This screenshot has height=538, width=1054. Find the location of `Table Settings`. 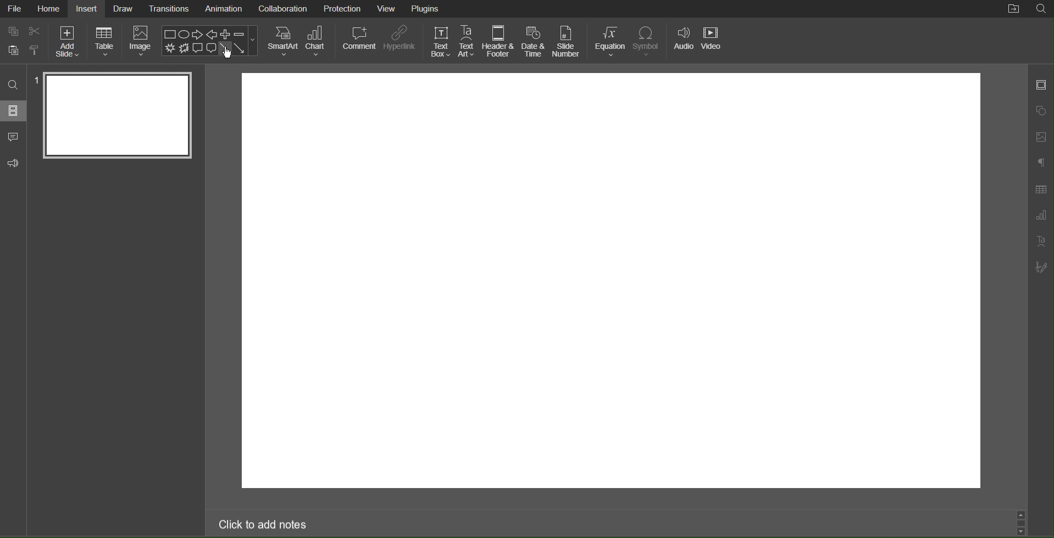

Table Settings is located at coordinates (1041, 189).